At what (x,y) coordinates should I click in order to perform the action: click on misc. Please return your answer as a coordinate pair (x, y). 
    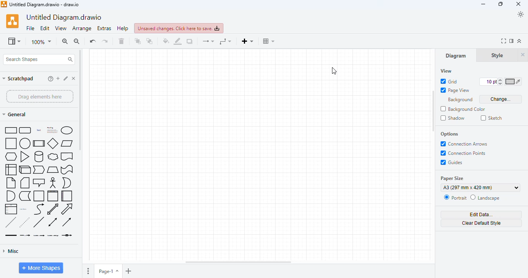
    Looking at the image, I should click on (11, 251).